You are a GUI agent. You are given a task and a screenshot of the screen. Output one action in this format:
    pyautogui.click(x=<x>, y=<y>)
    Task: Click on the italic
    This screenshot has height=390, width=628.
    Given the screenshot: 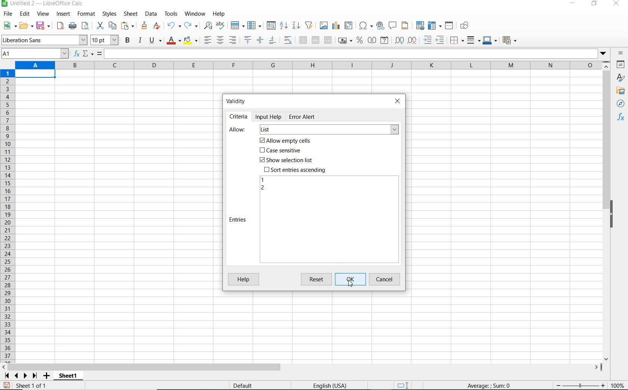 What is the action you would take?
    pyautogui.click(x=140, y=40)
    